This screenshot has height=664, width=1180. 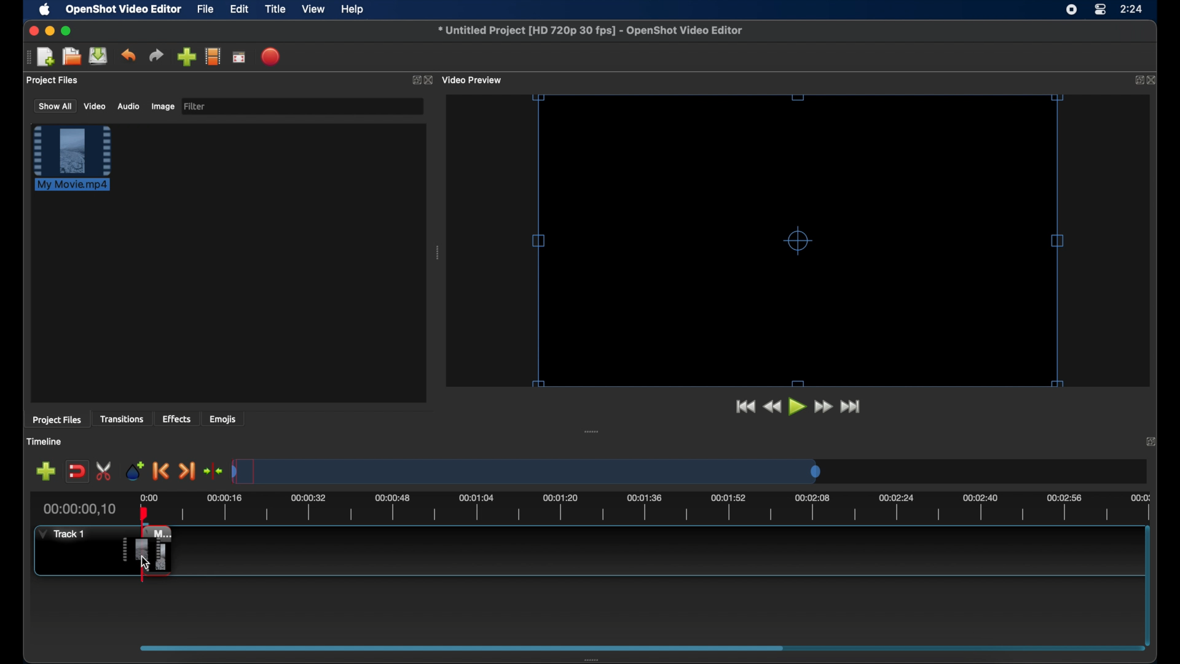 What do you see at coordinates (1132, 10) in the screenshot?
I see `rime` at bounding box center [1132, 10].